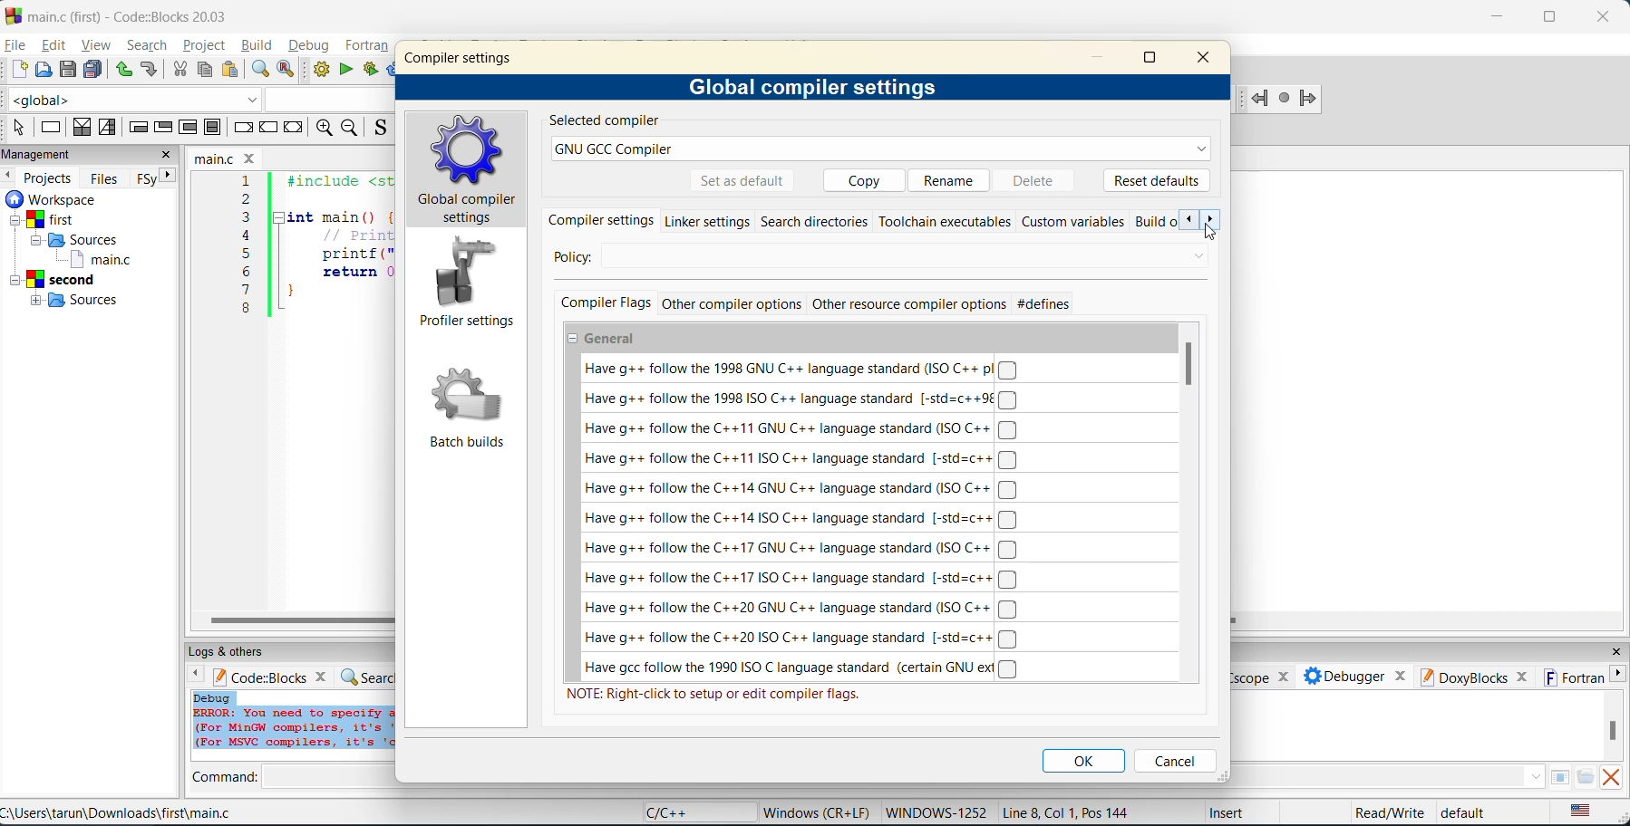 This screenshot has width=1630, height=826. Describe the element at coordinates (309, 46) in the screenshot. I see `debug` at that location.